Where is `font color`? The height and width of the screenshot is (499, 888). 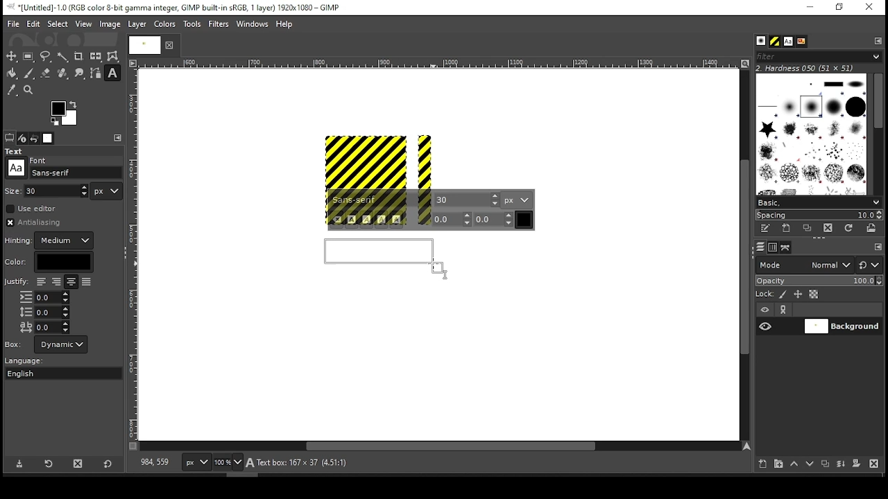
font color is located at coordinates (524, 220).